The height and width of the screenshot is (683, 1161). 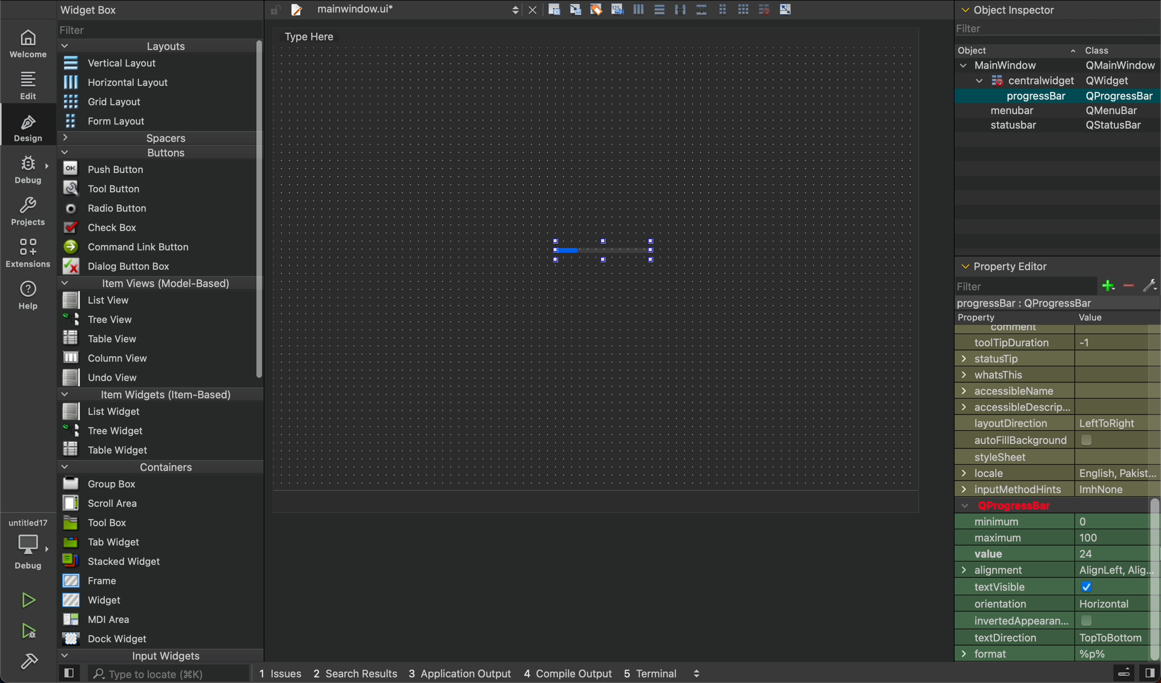 I want to click on File, so click(x=96, y=503).